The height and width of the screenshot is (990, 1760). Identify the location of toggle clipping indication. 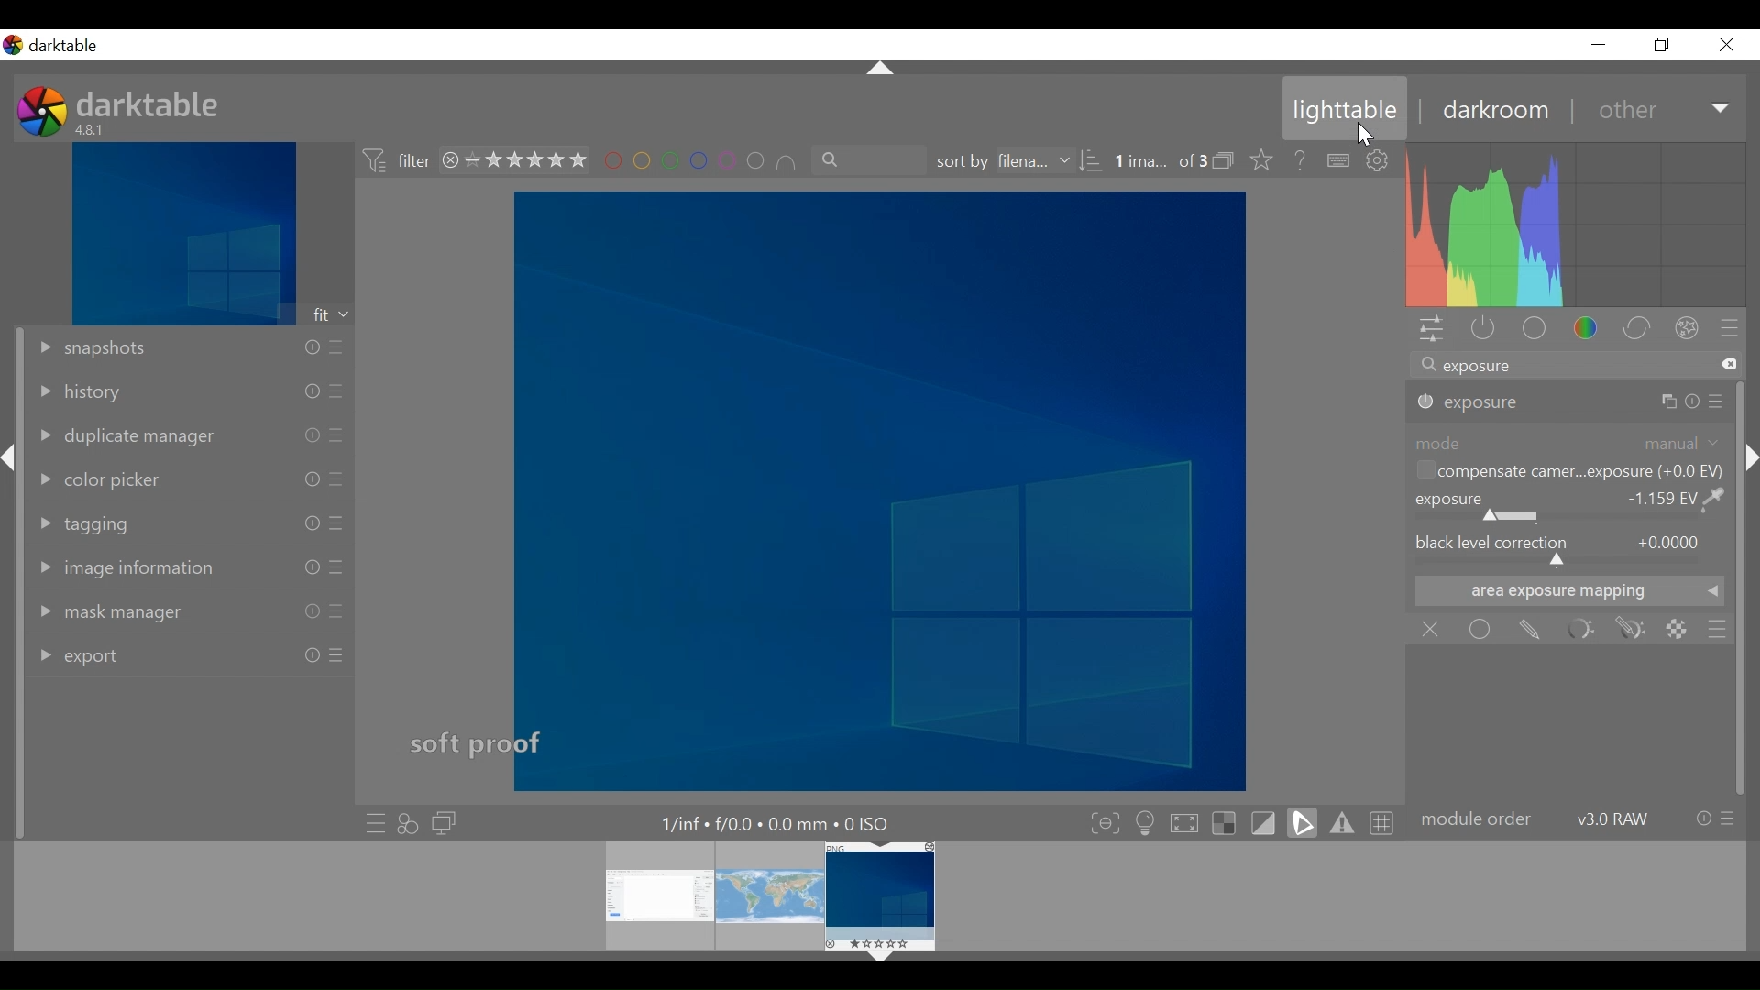
(1303, 820).